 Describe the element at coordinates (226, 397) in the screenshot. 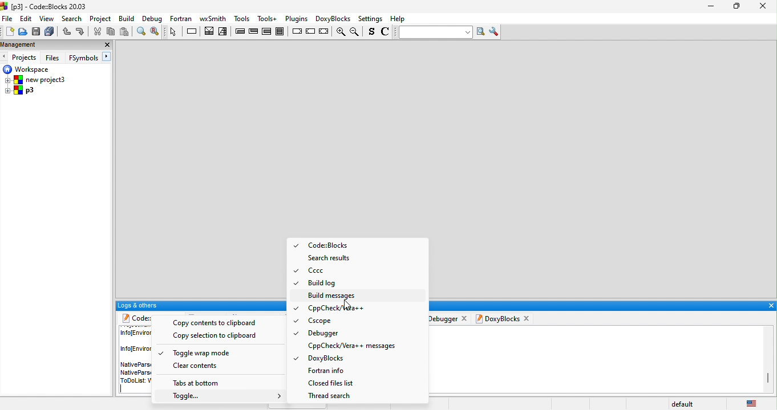

I see `toggle` at that location.